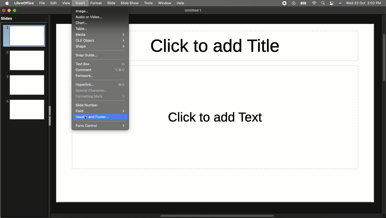  What do you see at coordinates (16, 10) in the screenshot?
I see `Expand` at bounding box center [16, 10].